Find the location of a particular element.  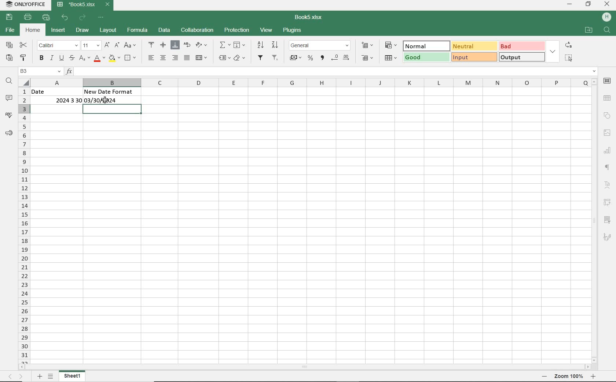

OPEN FILE LOCATION is located at coordinates (589, 31).